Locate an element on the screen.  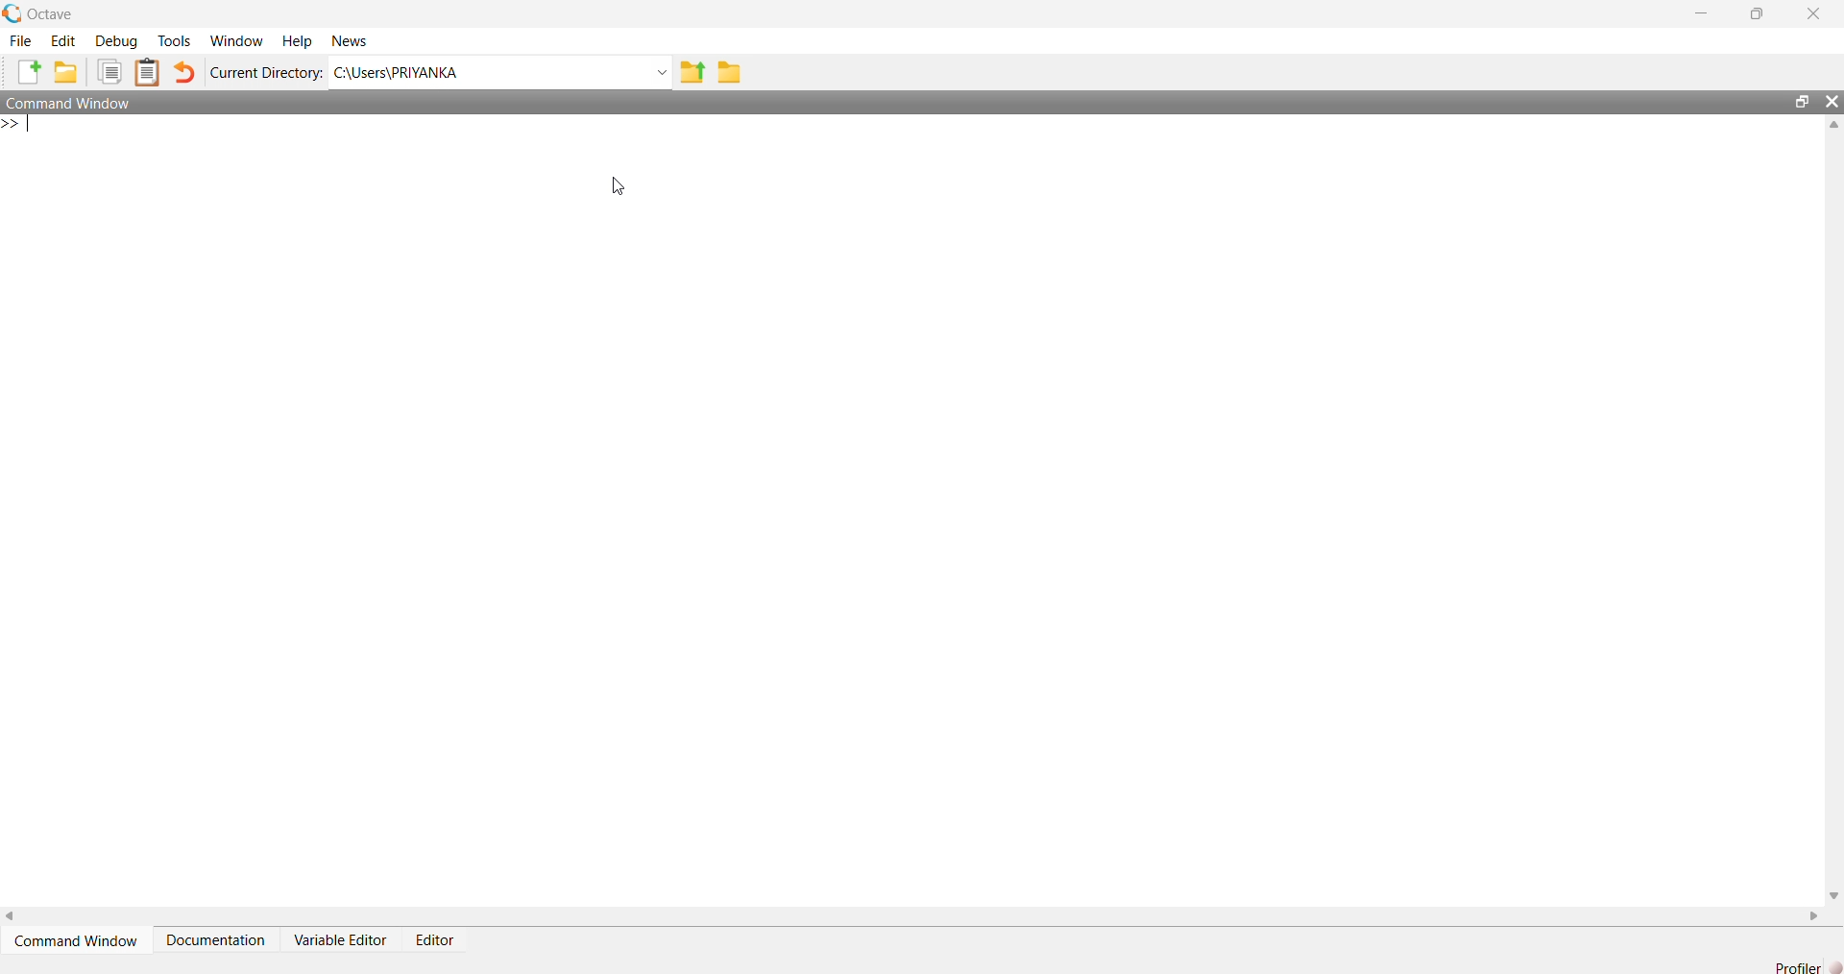
Window is located at coordinates (237, 41).